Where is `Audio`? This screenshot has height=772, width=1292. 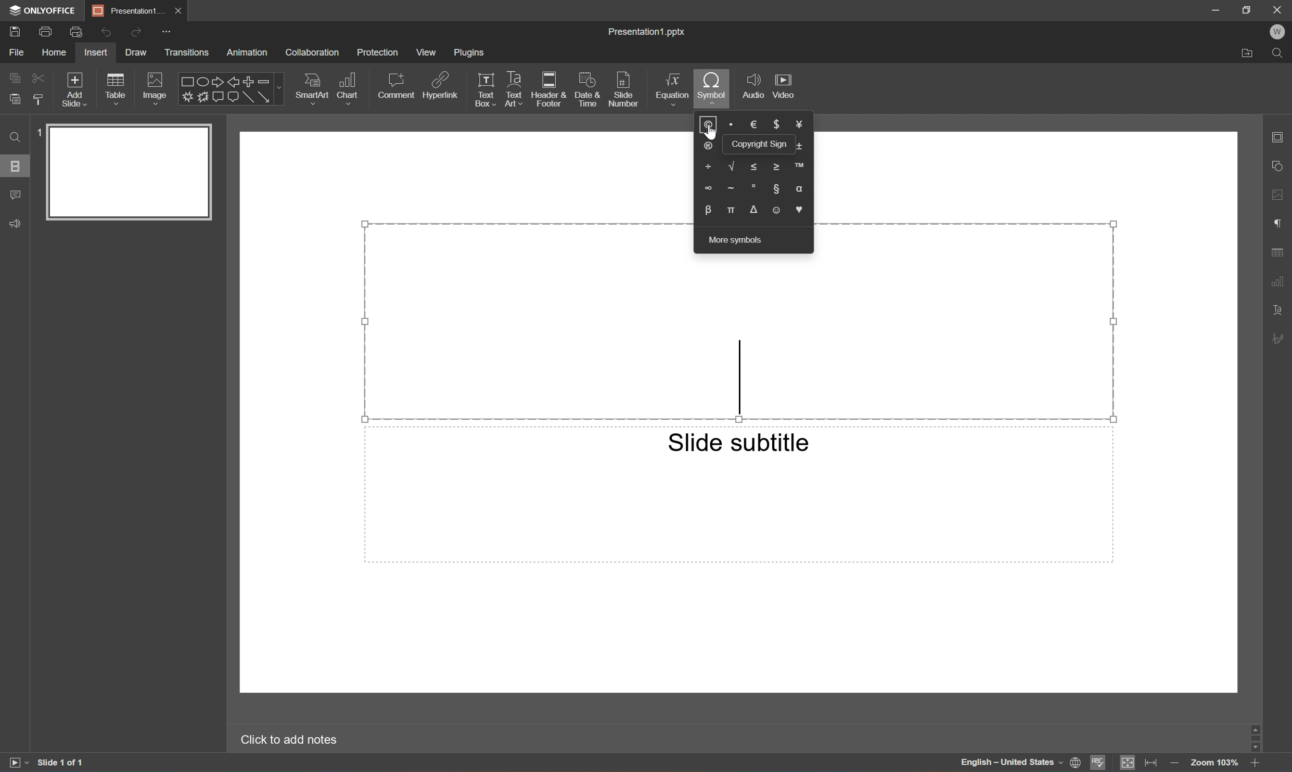
Audio is located at coordinates (752, 86).